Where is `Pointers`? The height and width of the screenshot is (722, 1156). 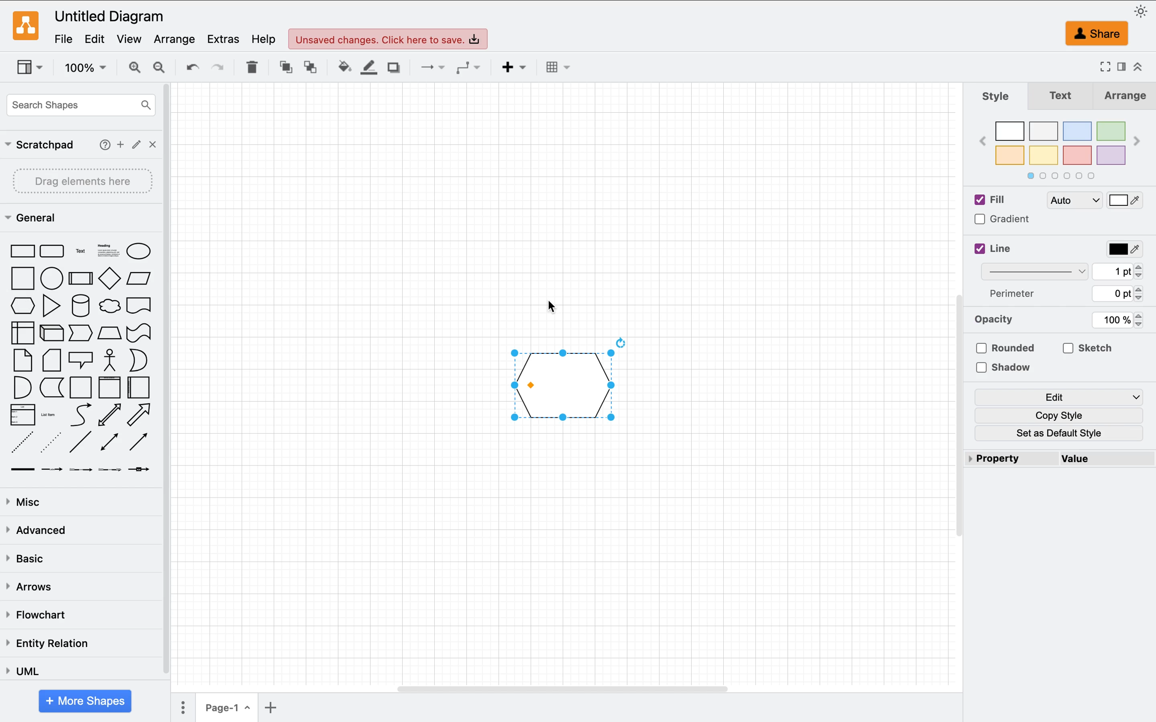 Pointers is located at coordinates (1128, 272).